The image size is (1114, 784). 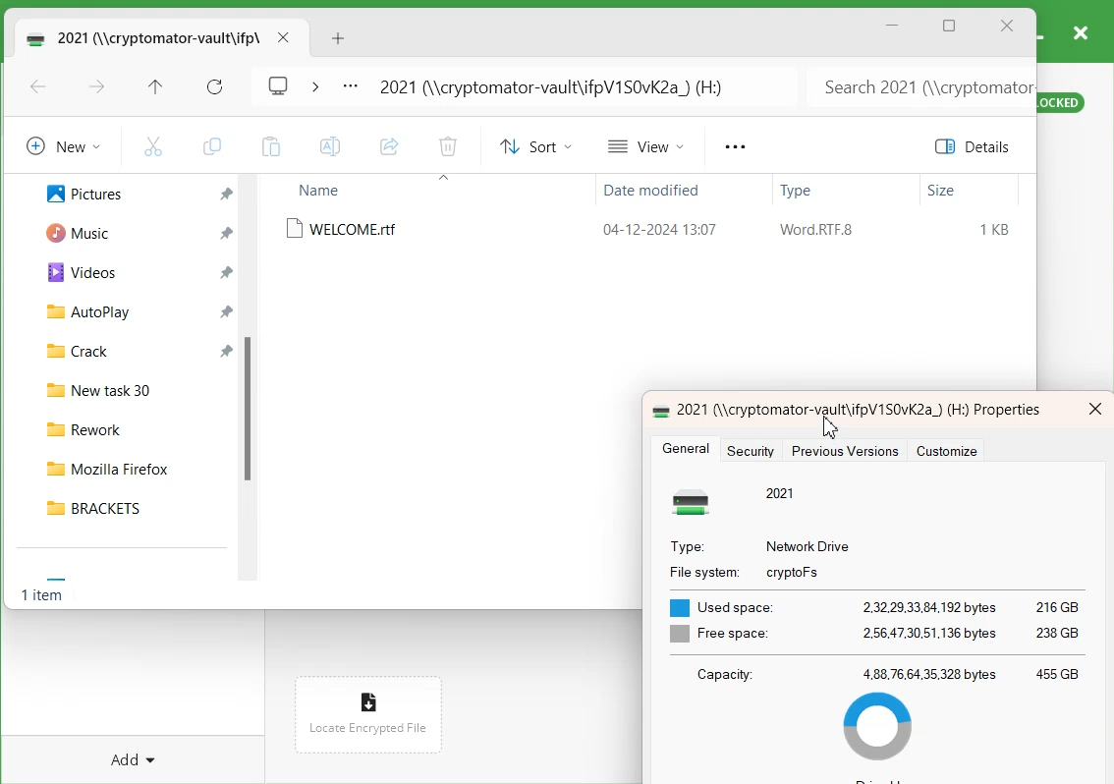 I want to click on Logo, so click(x=279, y=84).